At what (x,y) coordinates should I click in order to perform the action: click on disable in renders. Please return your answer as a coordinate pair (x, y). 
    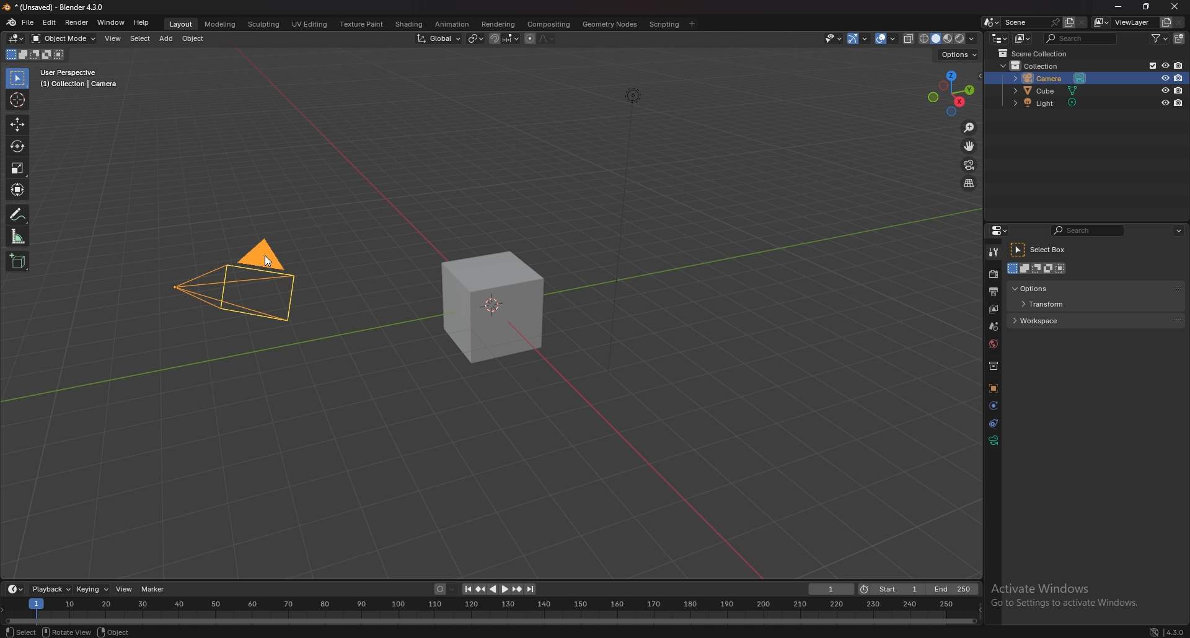
    Looking at the image, I should click on (1178, 104).